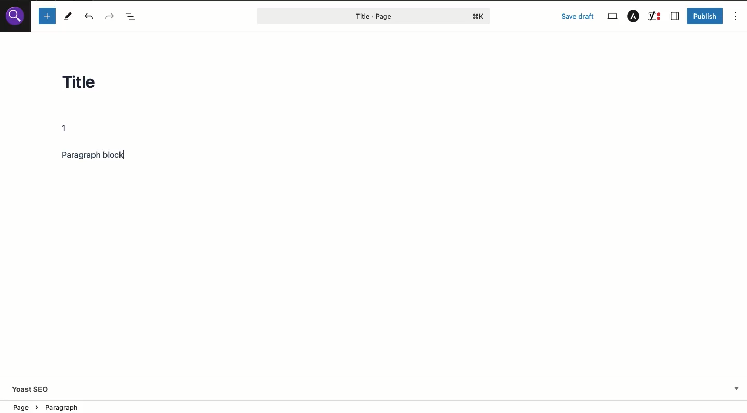 This screenshot has width=747, height=413. Describe the element at coordinates (633, 17) in the screenshot. I see `Astar` at that location.